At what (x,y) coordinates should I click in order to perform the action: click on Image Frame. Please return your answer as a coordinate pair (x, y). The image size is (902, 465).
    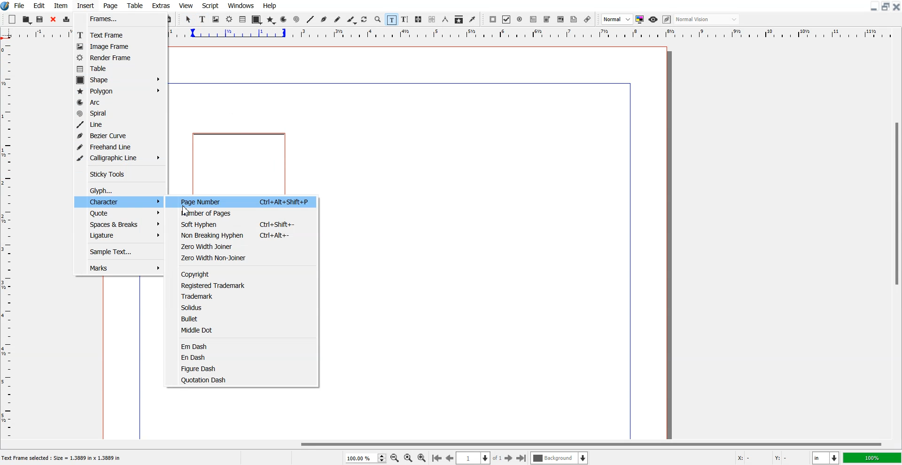
    Looking at the image, I should click on (216, 19).